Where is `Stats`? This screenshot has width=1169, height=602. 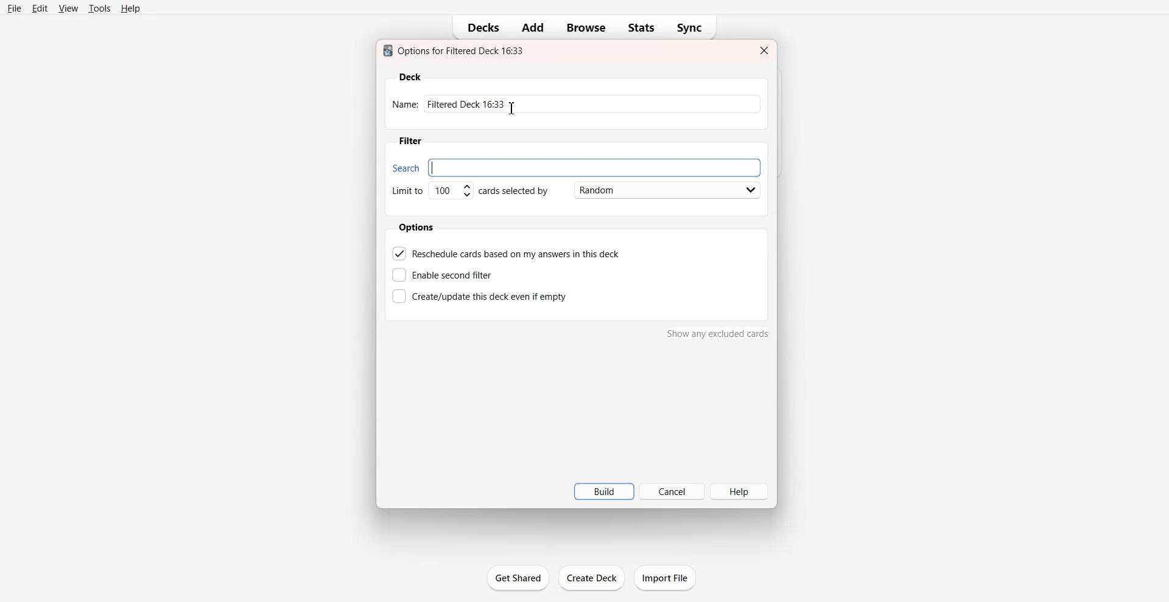 Stats is located at coordinates (641, 28).